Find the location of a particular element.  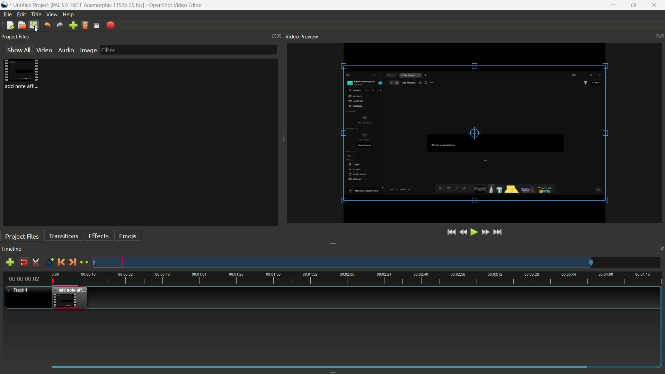

play or pause is located at coordinates (475, 232).